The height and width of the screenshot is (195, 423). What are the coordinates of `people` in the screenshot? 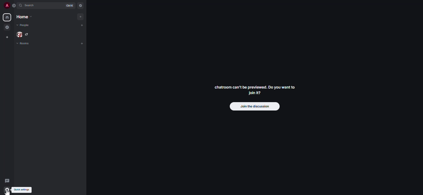 It's located at (24, 34).